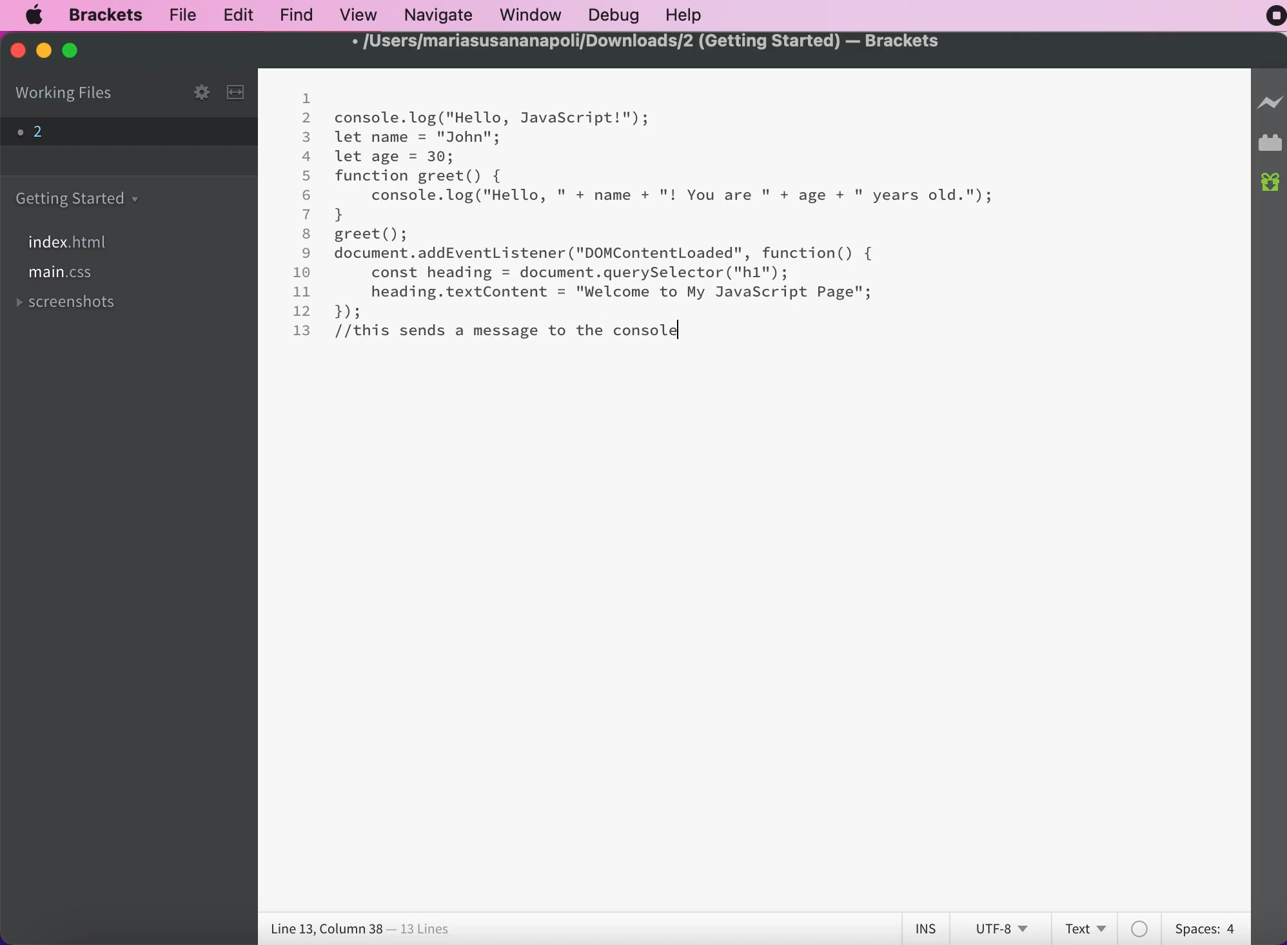 This screenshot has width=1287, height=945. I want to click on 11, so click(302, 292).